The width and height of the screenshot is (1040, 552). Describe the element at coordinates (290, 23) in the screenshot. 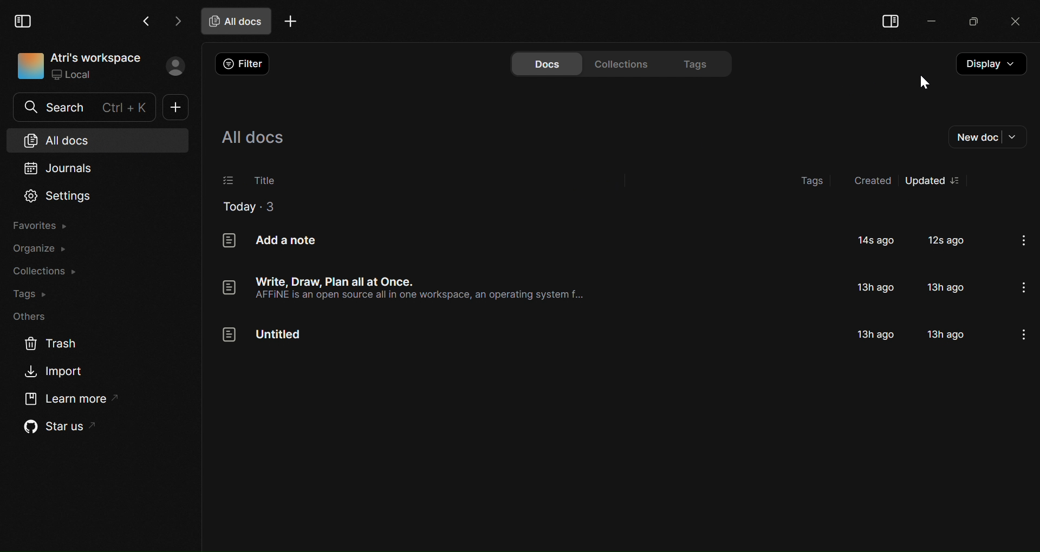

I see `Add tab` at that location.